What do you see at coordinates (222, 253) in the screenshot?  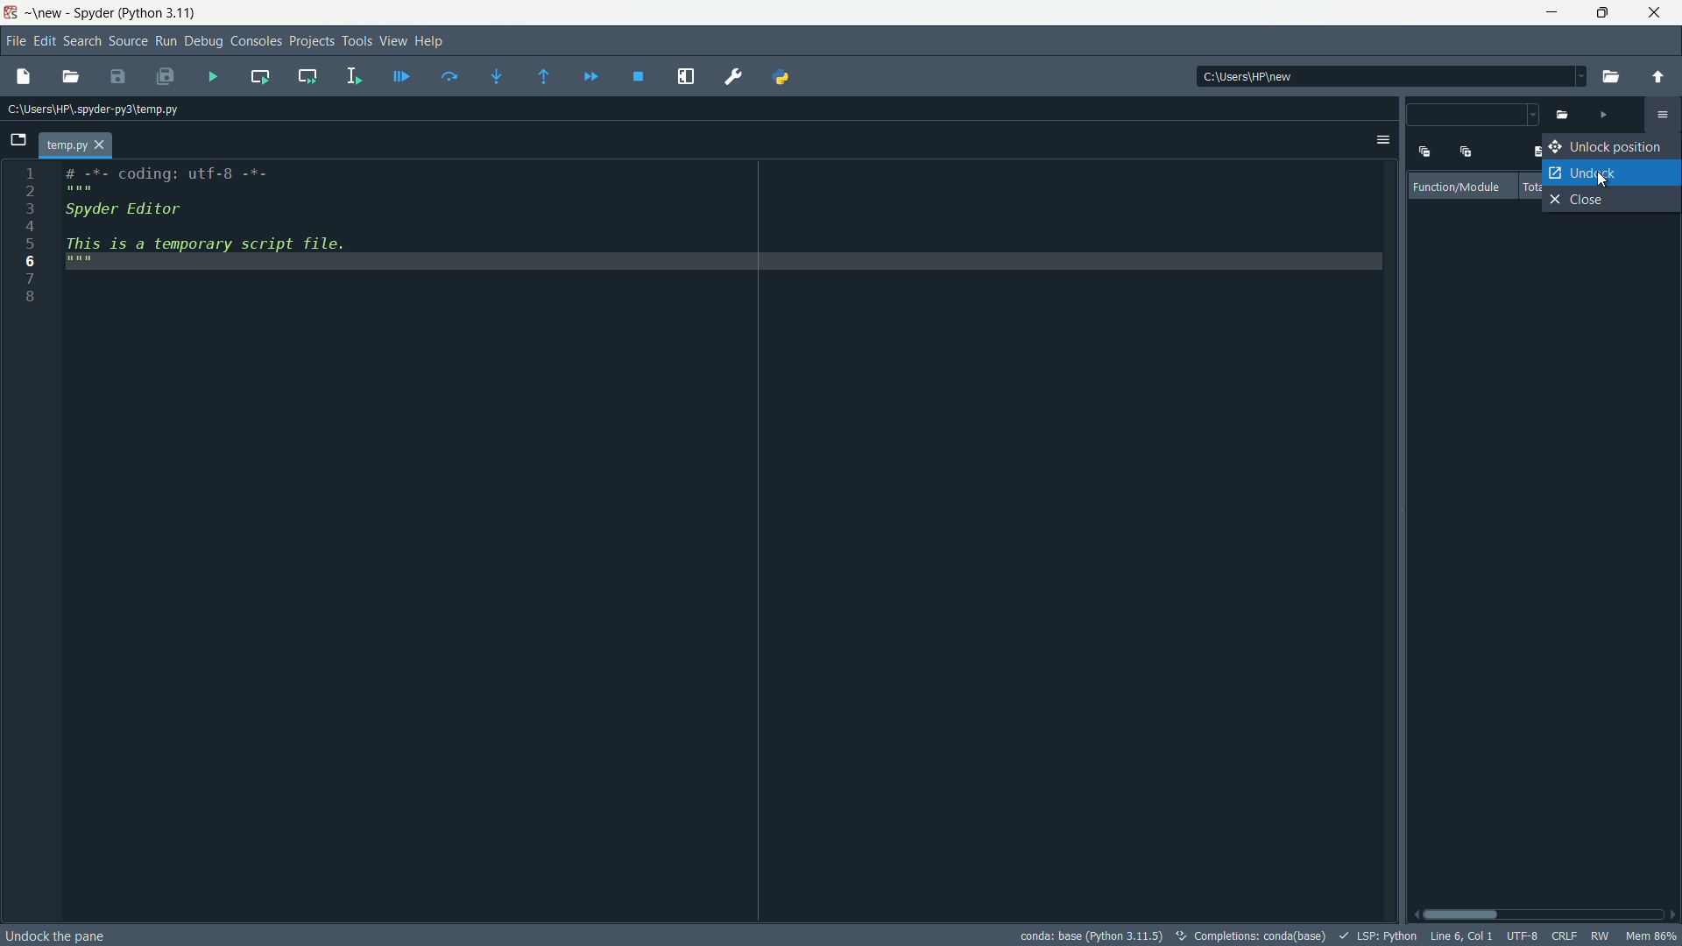 I see `This is a temporary script file.` at bounding box center [222, 253].